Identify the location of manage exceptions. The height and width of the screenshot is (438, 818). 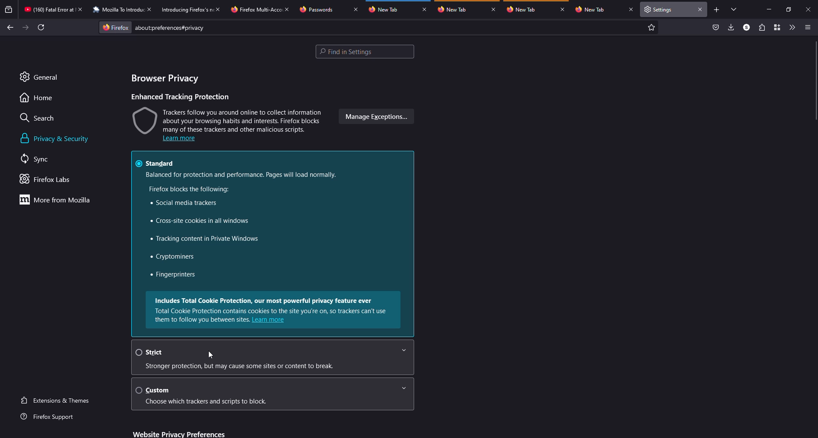
(375, 116).